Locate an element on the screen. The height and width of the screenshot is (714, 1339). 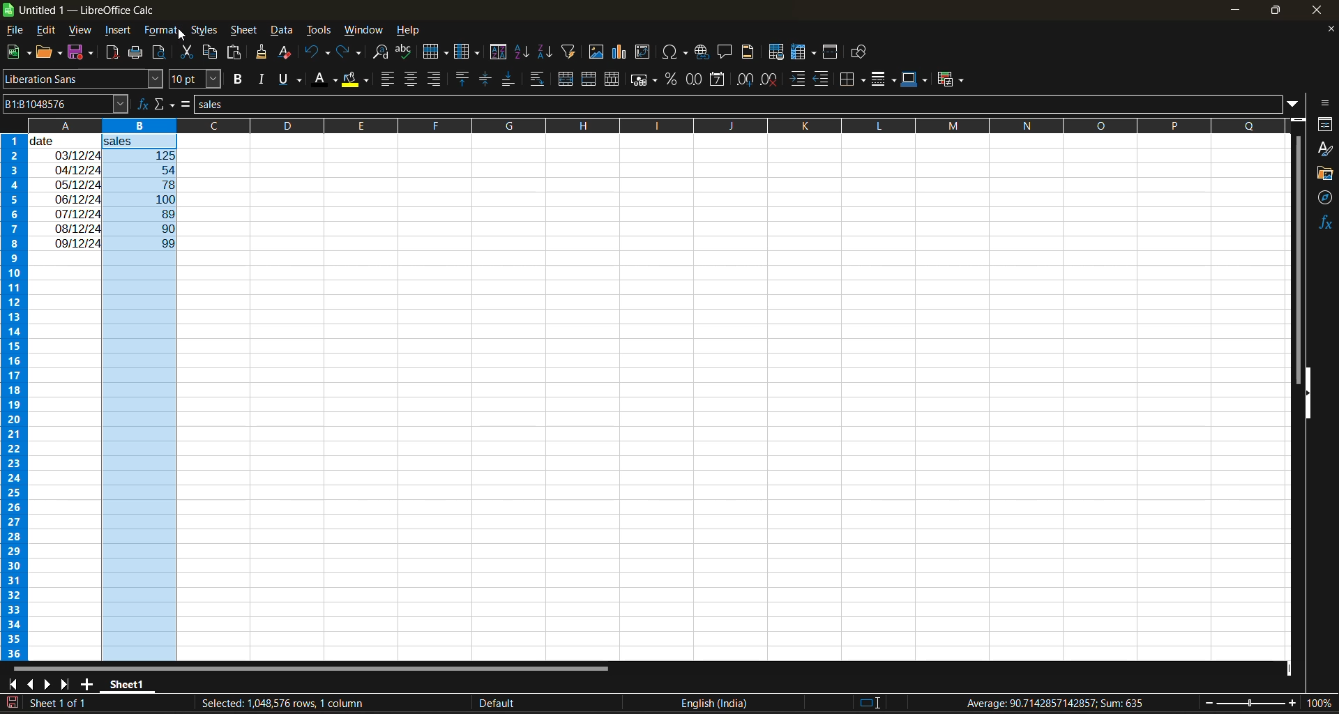
formula is located at coordinates (189, 105).